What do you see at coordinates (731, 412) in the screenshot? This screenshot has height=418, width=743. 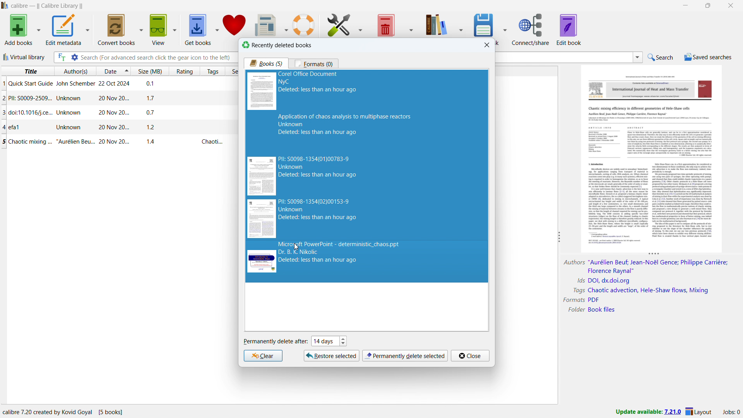 I see `active jobs` at bounding box center [731, 412].